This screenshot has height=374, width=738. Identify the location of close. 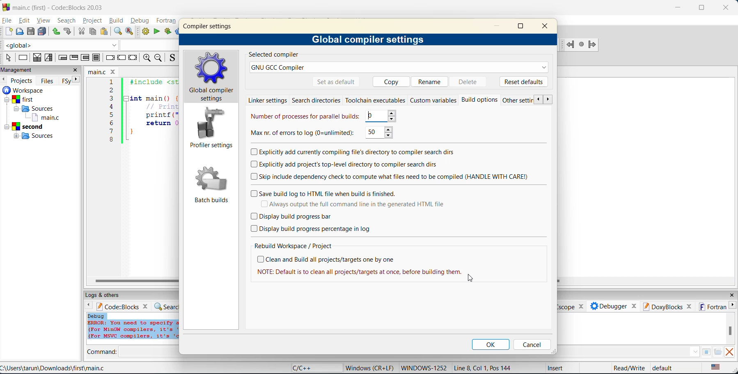
(547, 27).